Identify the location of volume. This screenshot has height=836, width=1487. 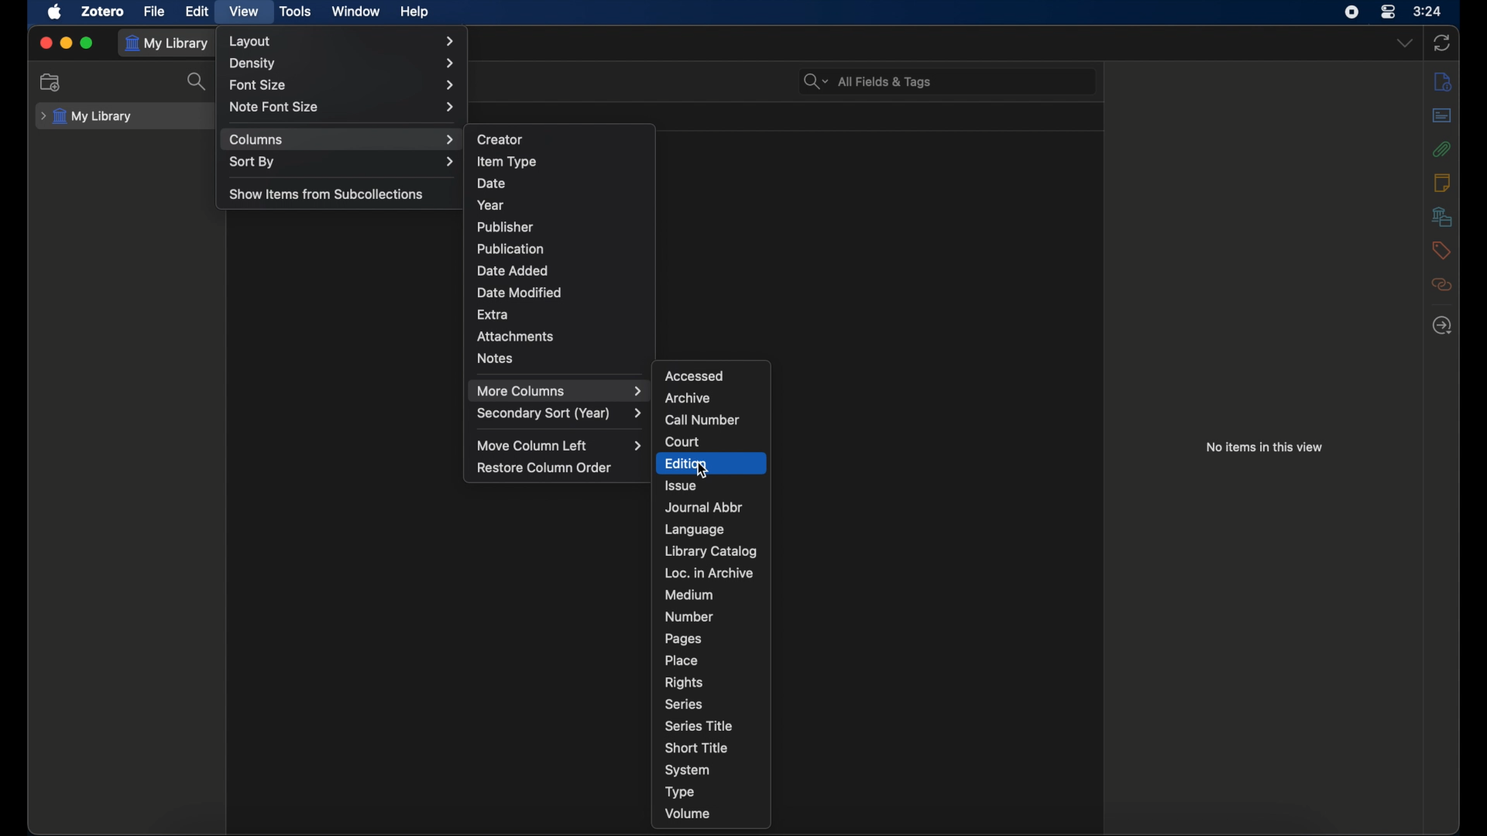
(688, 814).